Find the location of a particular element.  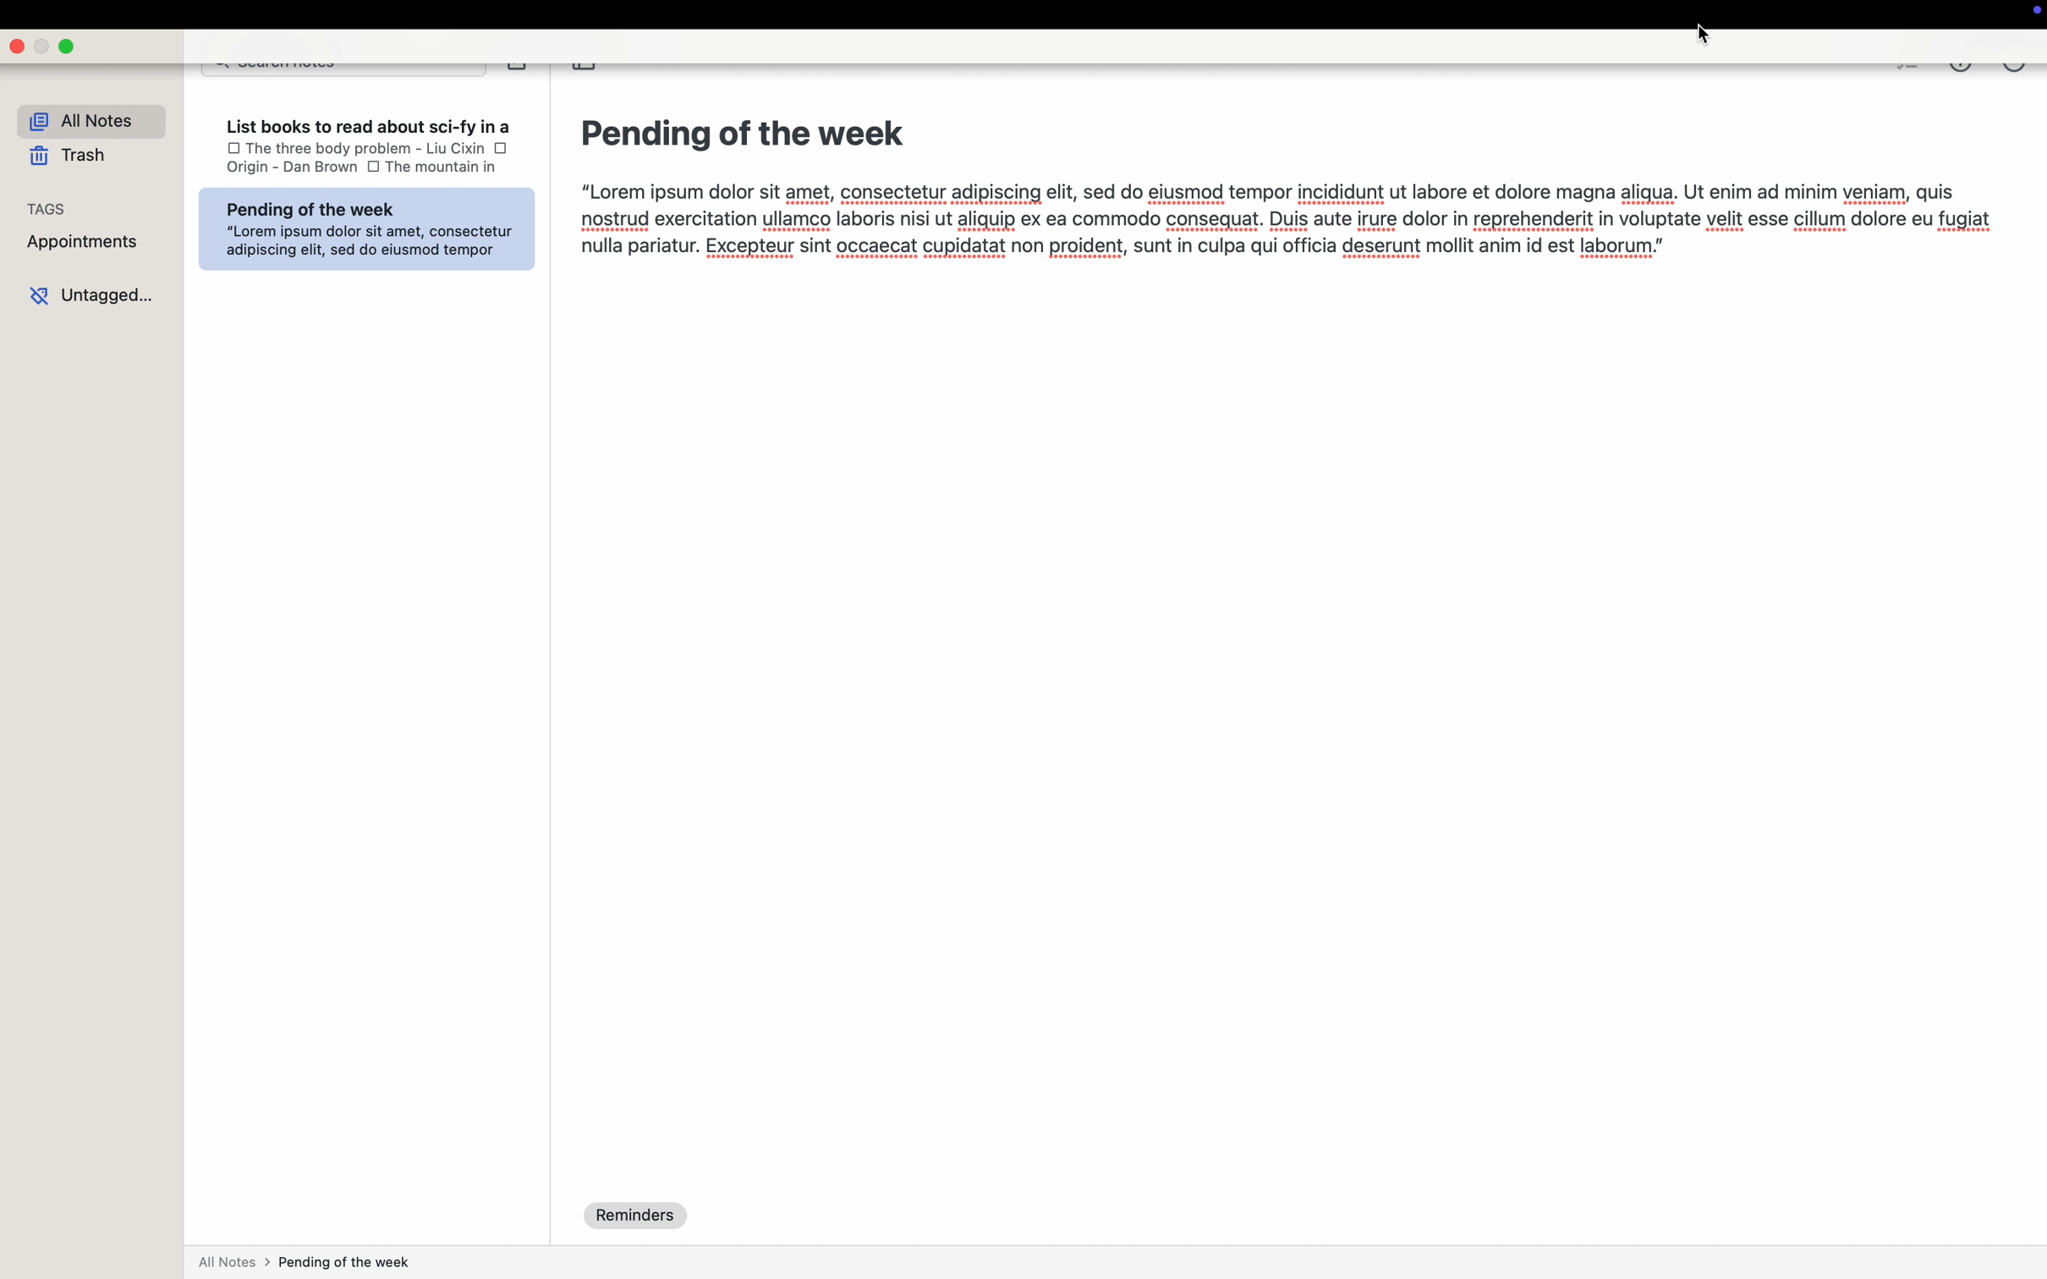

checkbox list is located at coordinates (1907, 72).